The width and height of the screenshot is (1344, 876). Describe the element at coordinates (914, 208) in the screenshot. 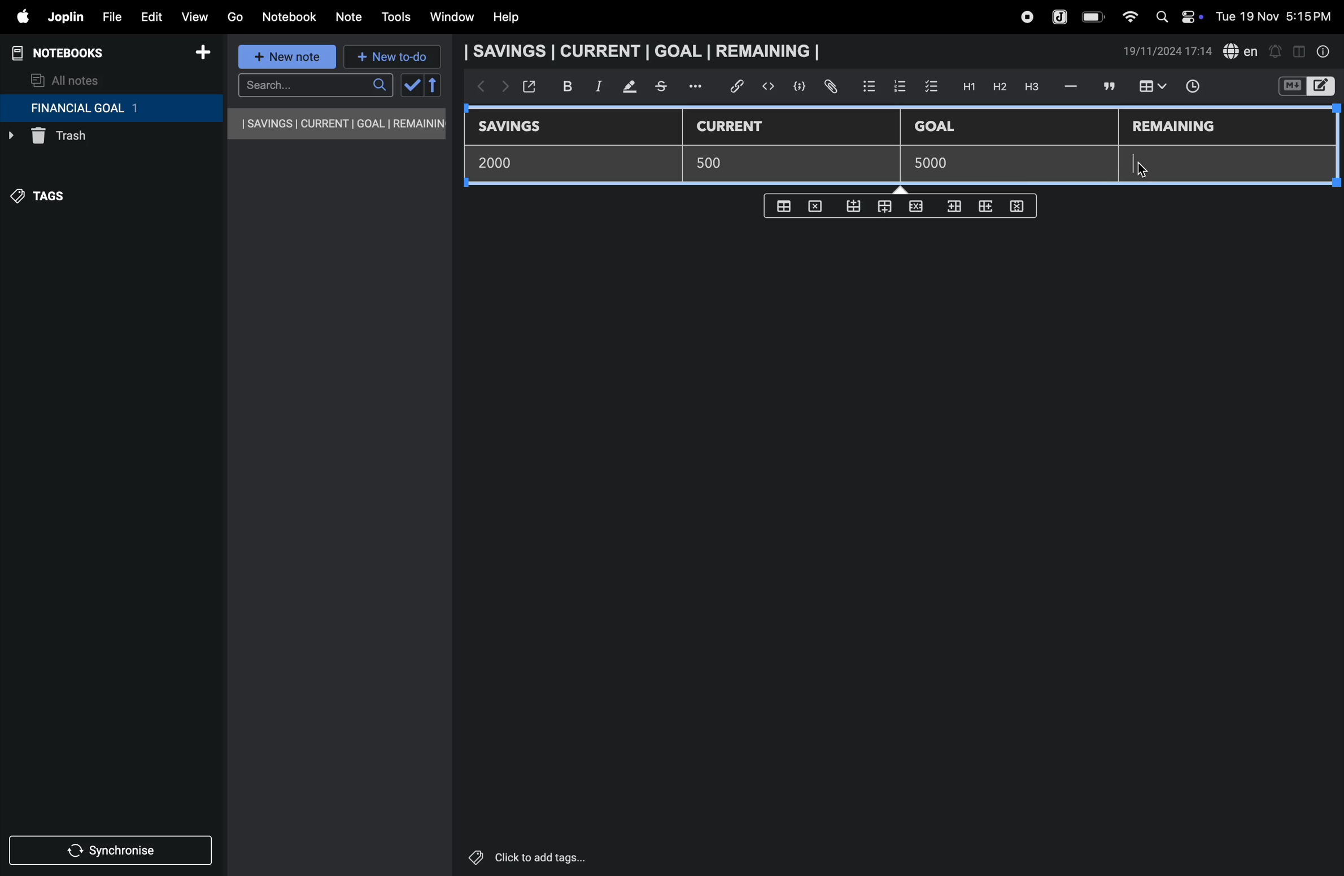

I see `close rows` at that location.